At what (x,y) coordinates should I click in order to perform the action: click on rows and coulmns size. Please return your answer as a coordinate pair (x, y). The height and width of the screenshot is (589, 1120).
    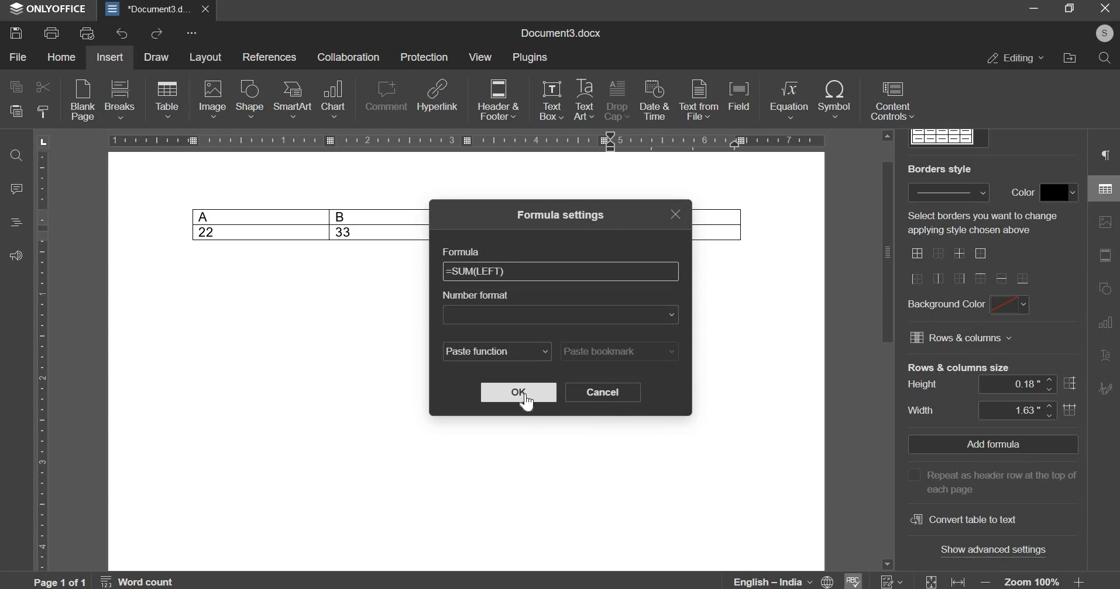
    Looking at the image, I should click on (958, 366).